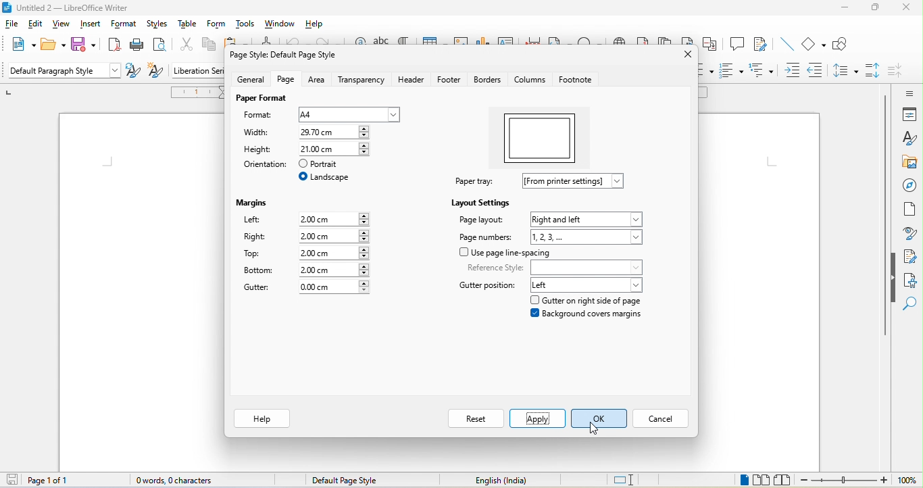  Describe the element at coordinates (20, 43) in the screenshot. I see `new` at that location.